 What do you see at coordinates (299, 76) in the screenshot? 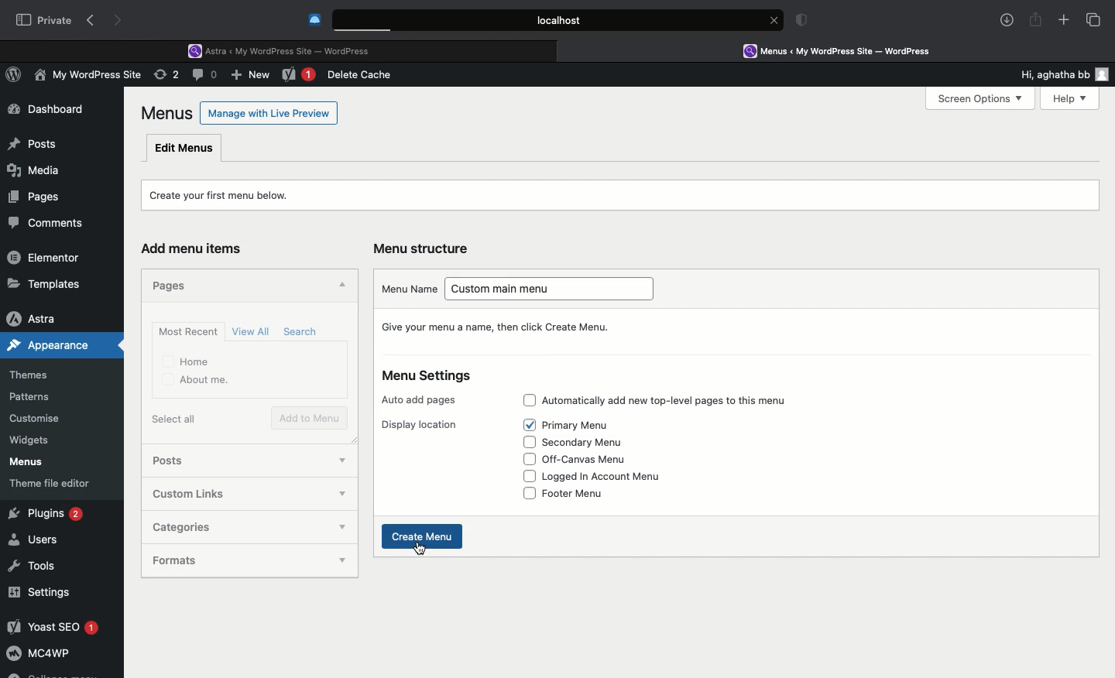
I see `New` at bounding box center [299, 76].